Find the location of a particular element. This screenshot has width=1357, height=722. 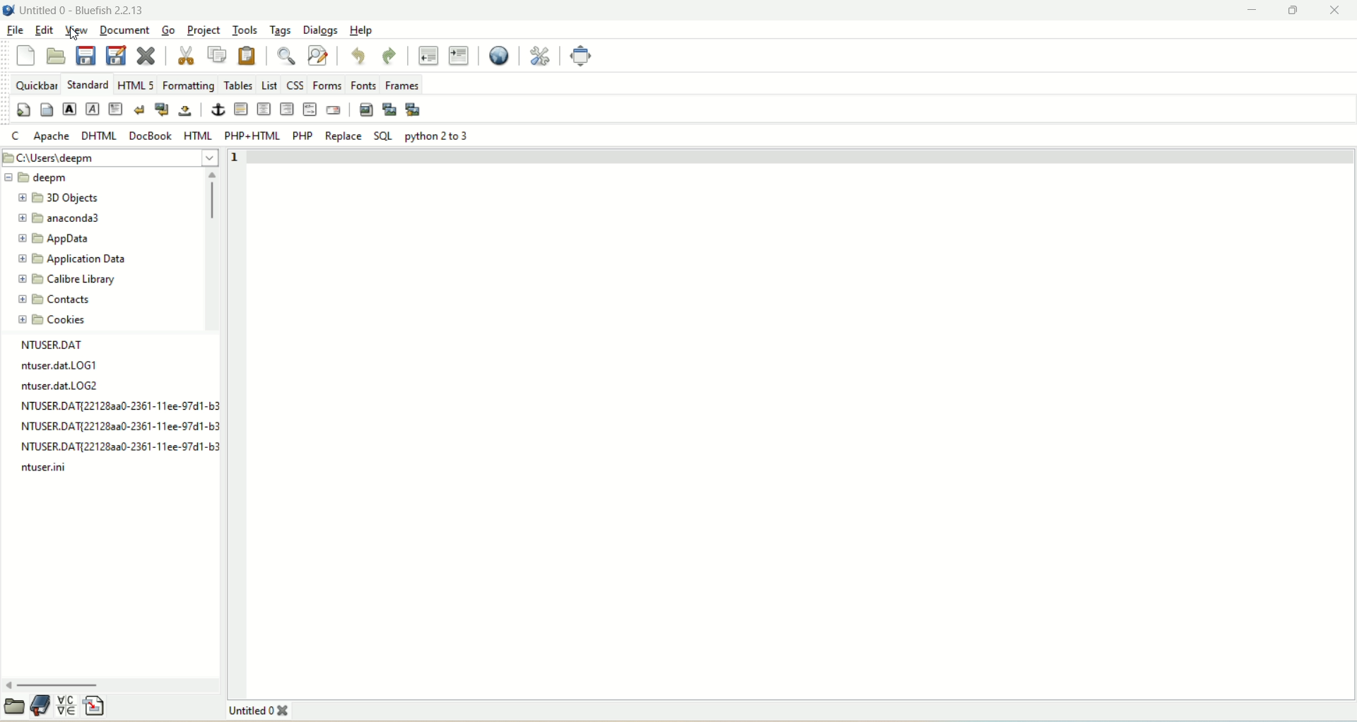

DHTML is located at coordinates (102, 136).